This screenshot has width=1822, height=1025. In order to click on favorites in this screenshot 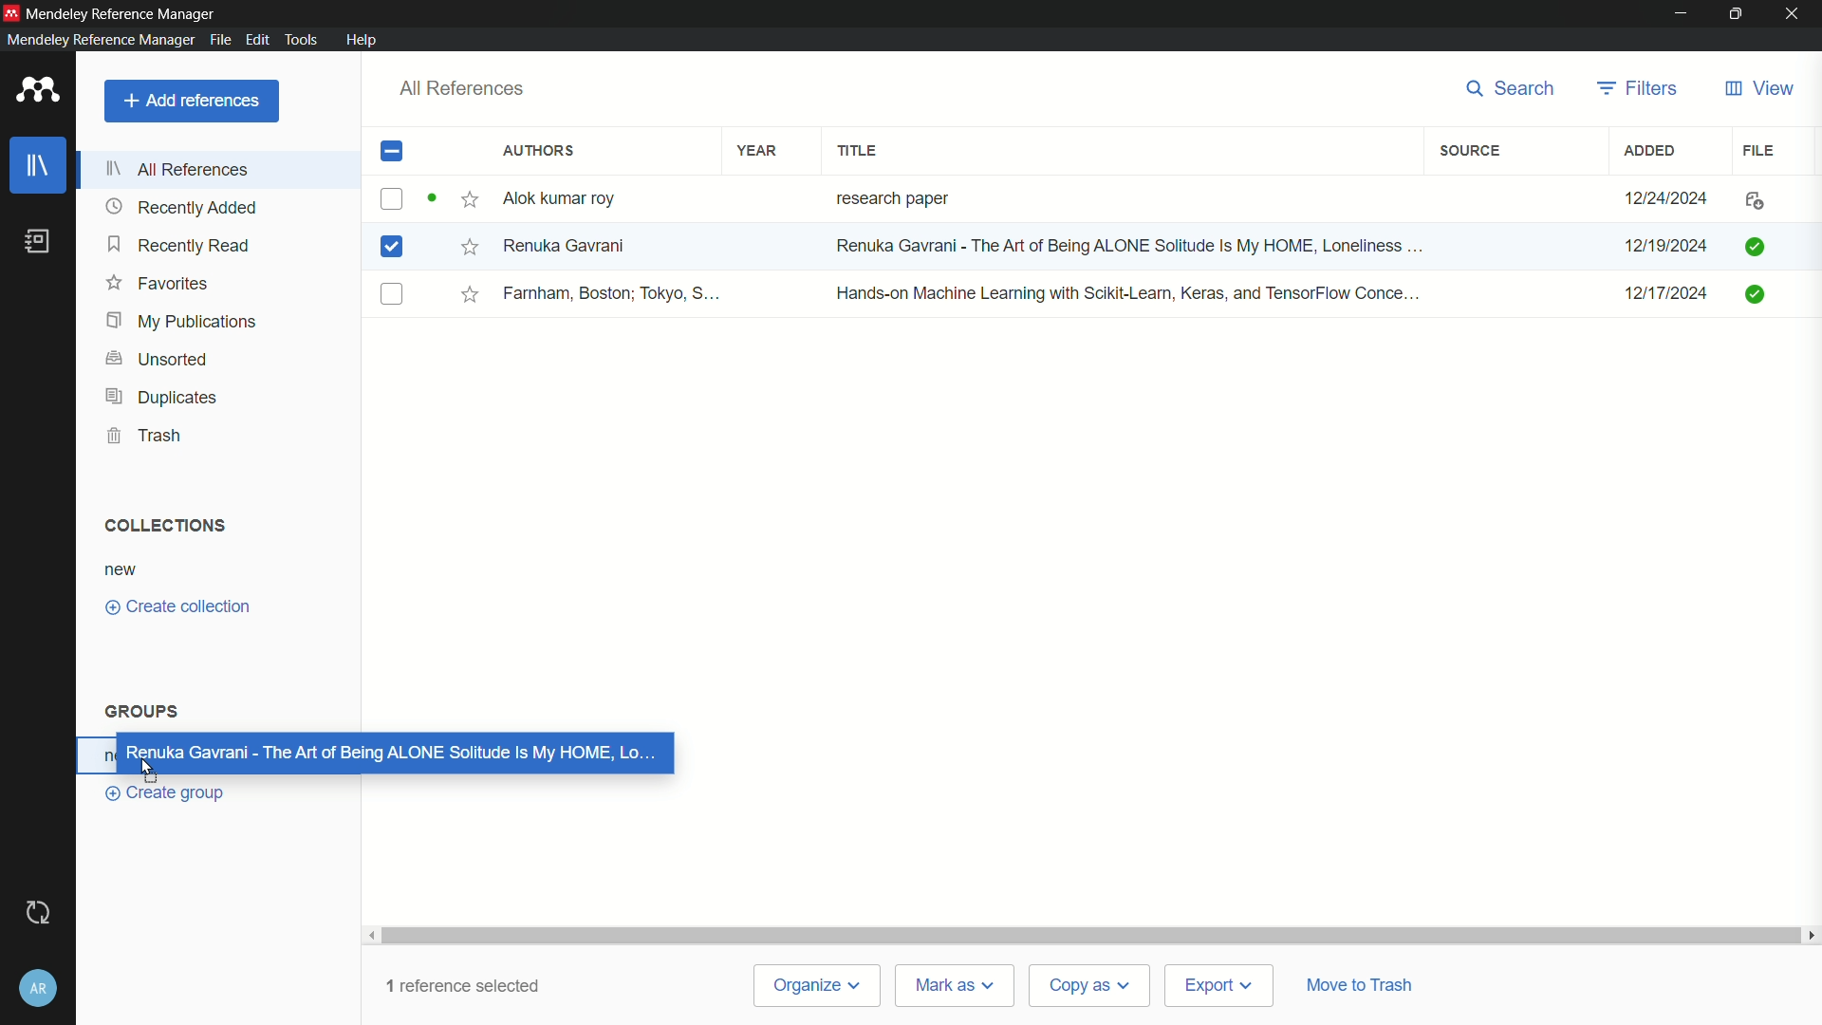, I will do `click(158, 284)`.